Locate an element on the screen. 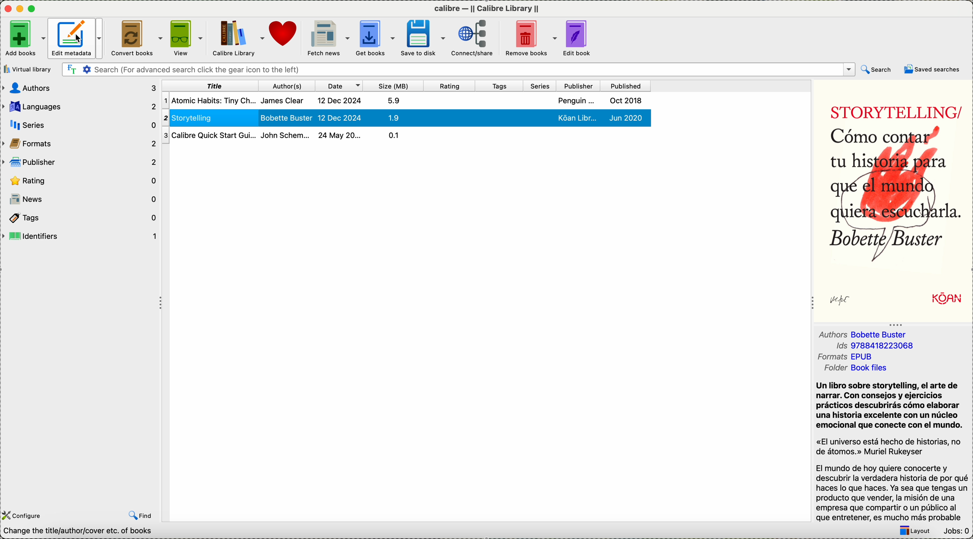 The width and height of the screenshot is (973, 539). icon is located at coordinates (20, 9).